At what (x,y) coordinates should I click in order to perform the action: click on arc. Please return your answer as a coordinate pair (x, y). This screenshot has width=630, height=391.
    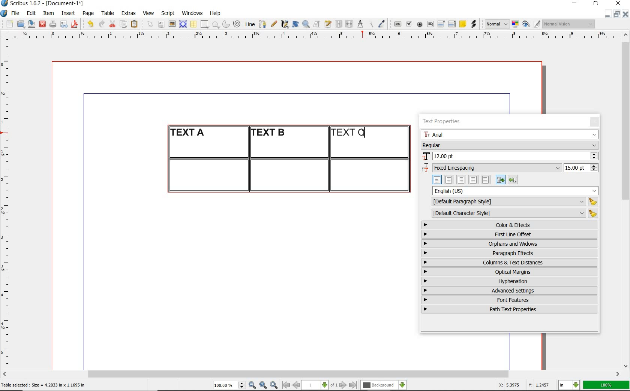
    Looking at the image, I should click on (226, 24).